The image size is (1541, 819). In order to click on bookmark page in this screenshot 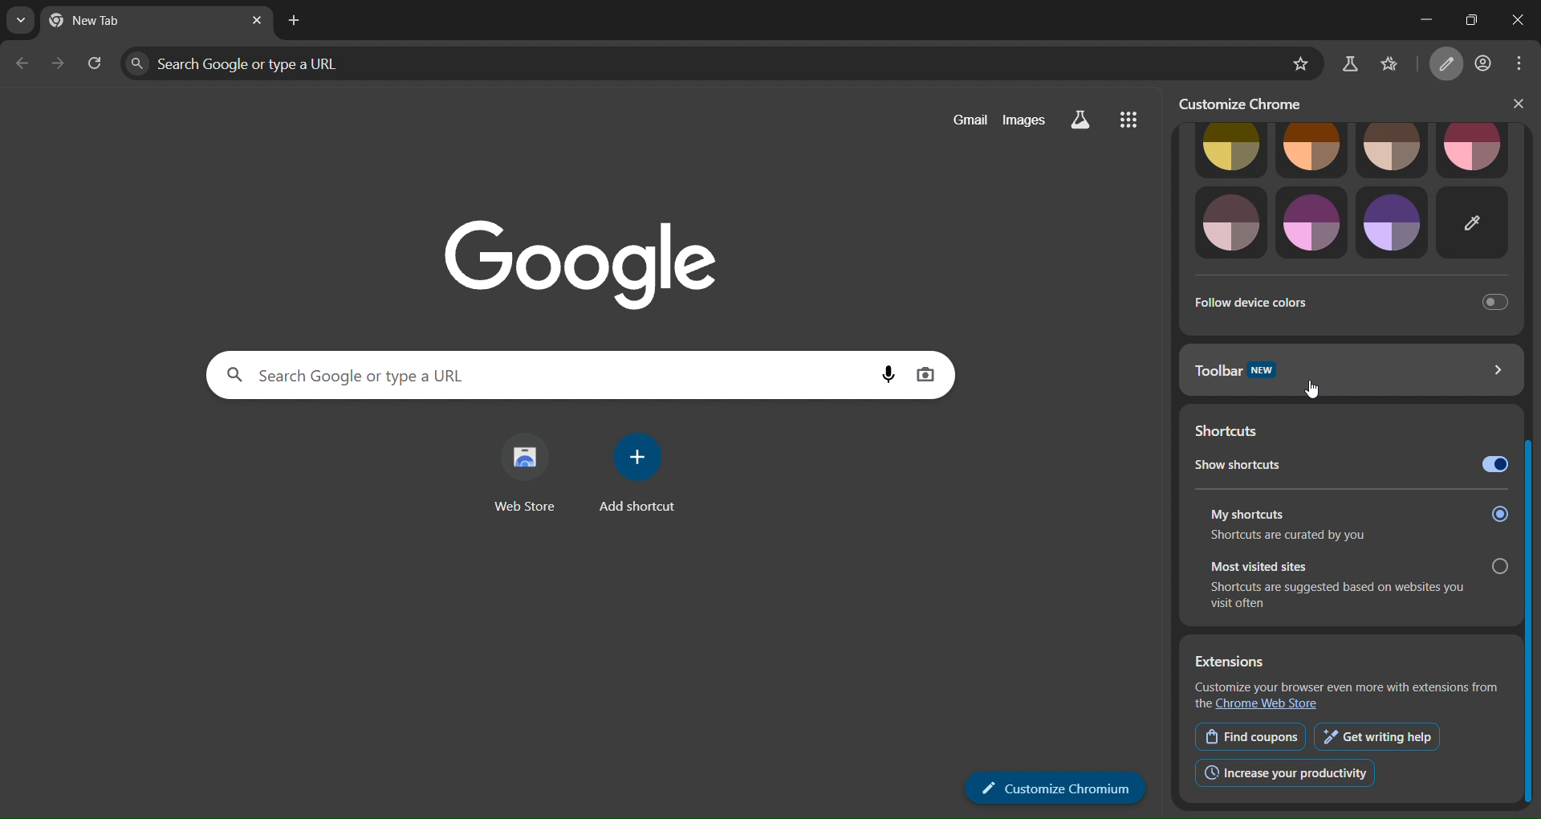, I will do `click(1295, 63)`.